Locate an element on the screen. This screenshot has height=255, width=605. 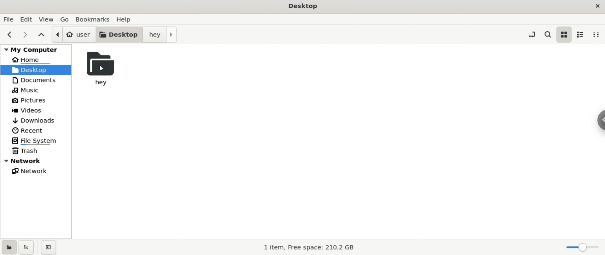
file is located at coordinates (9, 20).